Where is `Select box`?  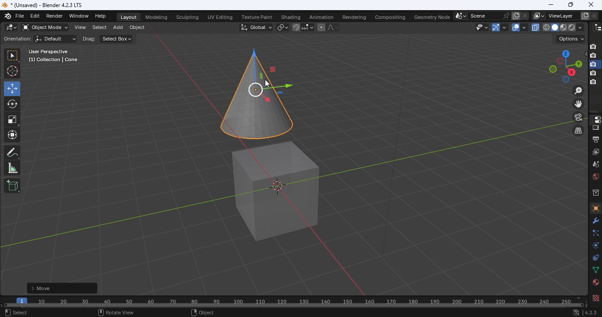 Select box is located at coordinates (117, 40).